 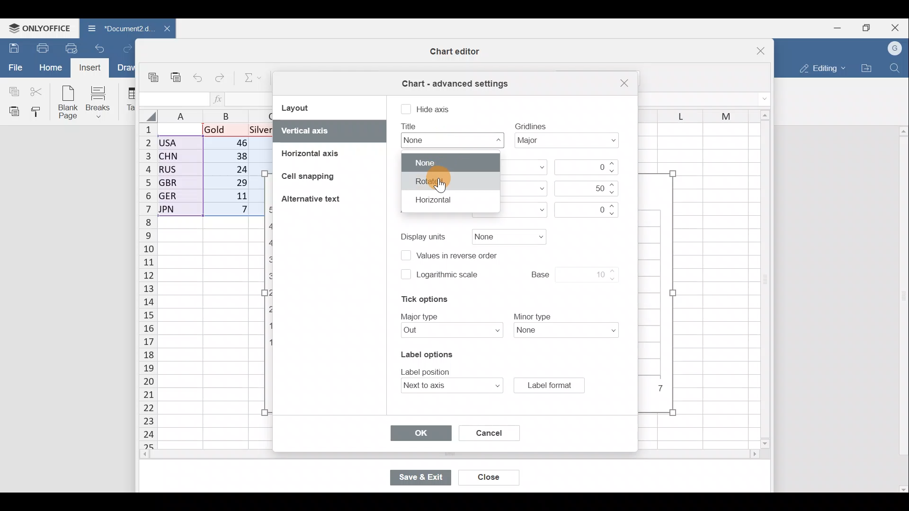 I want to click on Paste, so click(x=176, y=73).